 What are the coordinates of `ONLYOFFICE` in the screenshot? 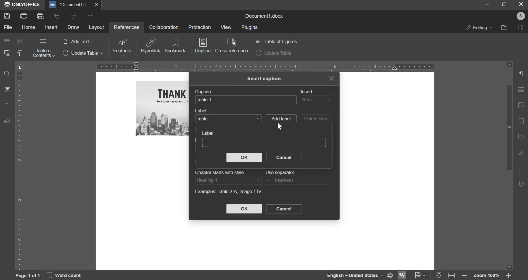 It's located at (22, 5).